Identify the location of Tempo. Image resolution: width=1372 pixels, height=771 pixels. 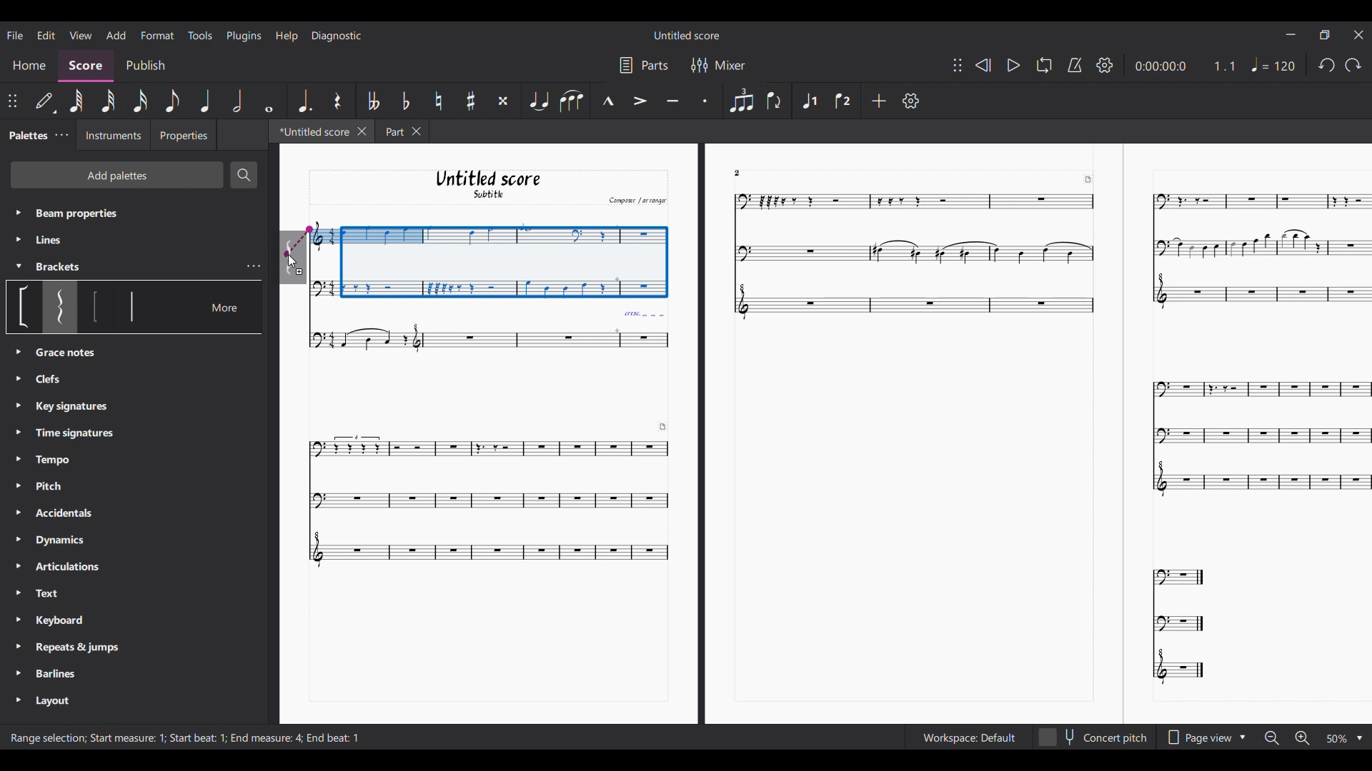
(1276, 64).